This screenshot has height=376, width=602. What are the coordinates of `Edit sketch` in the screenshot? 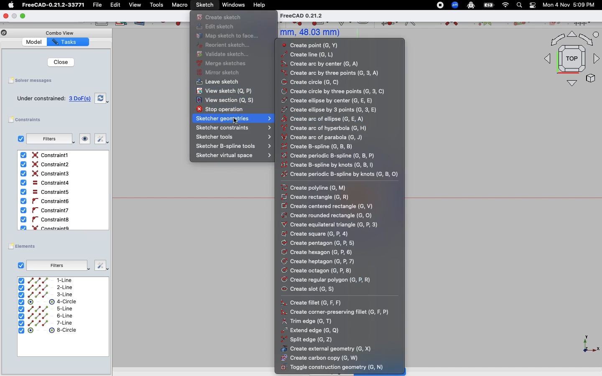 It's located at (217, 27).